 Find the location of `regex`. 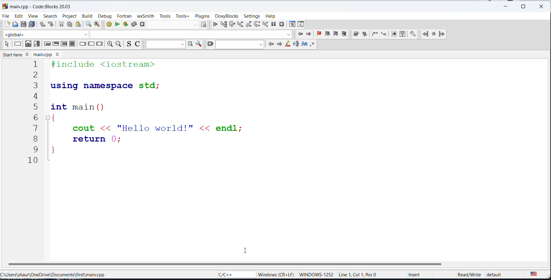

regex is located at coordinates (312, 45).